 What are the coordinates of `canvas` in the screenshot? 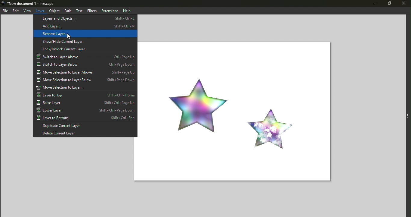 It's located at (236, 112).